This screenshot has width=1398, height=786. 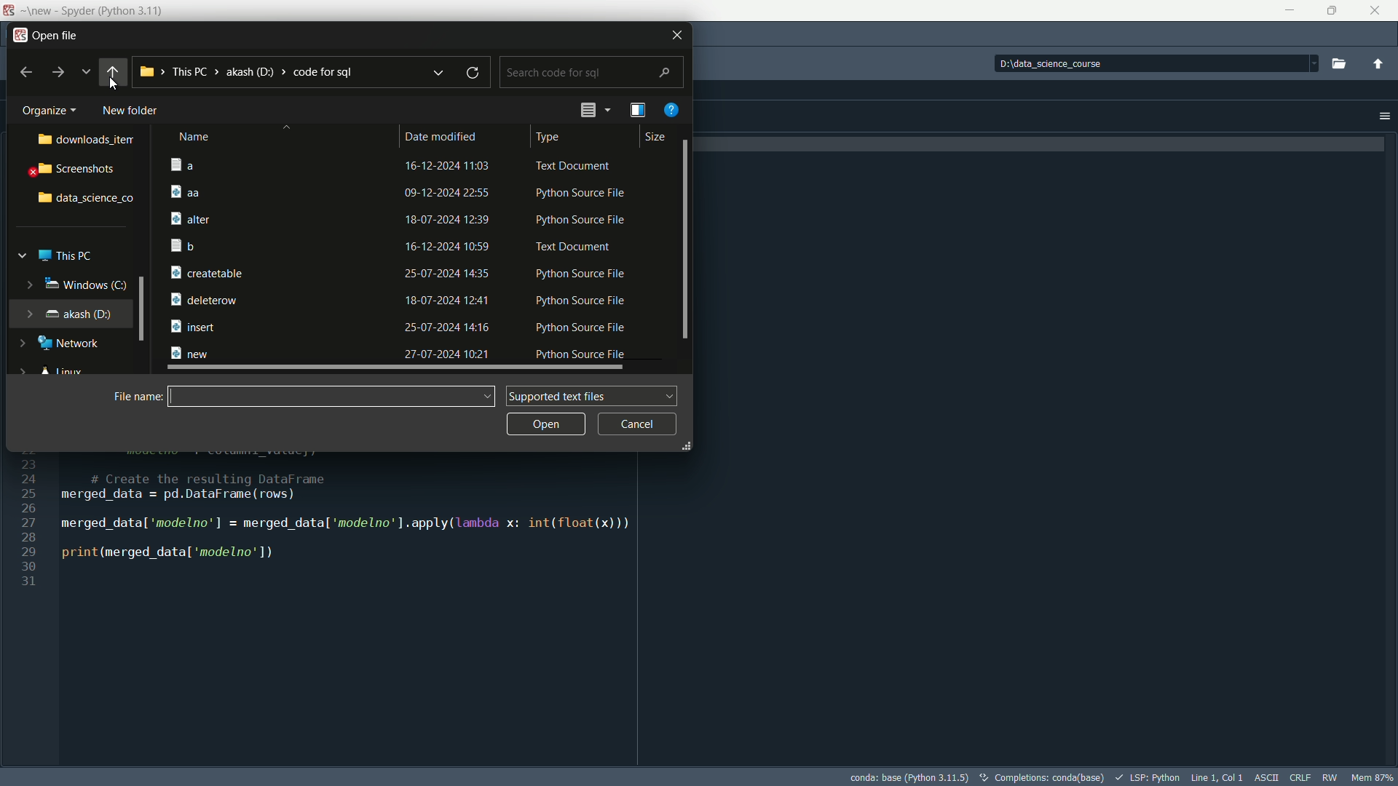 What do you see at coordinates (1331, 777) in the screenshot?
I see `rw` at bounding box center [1331, 777].